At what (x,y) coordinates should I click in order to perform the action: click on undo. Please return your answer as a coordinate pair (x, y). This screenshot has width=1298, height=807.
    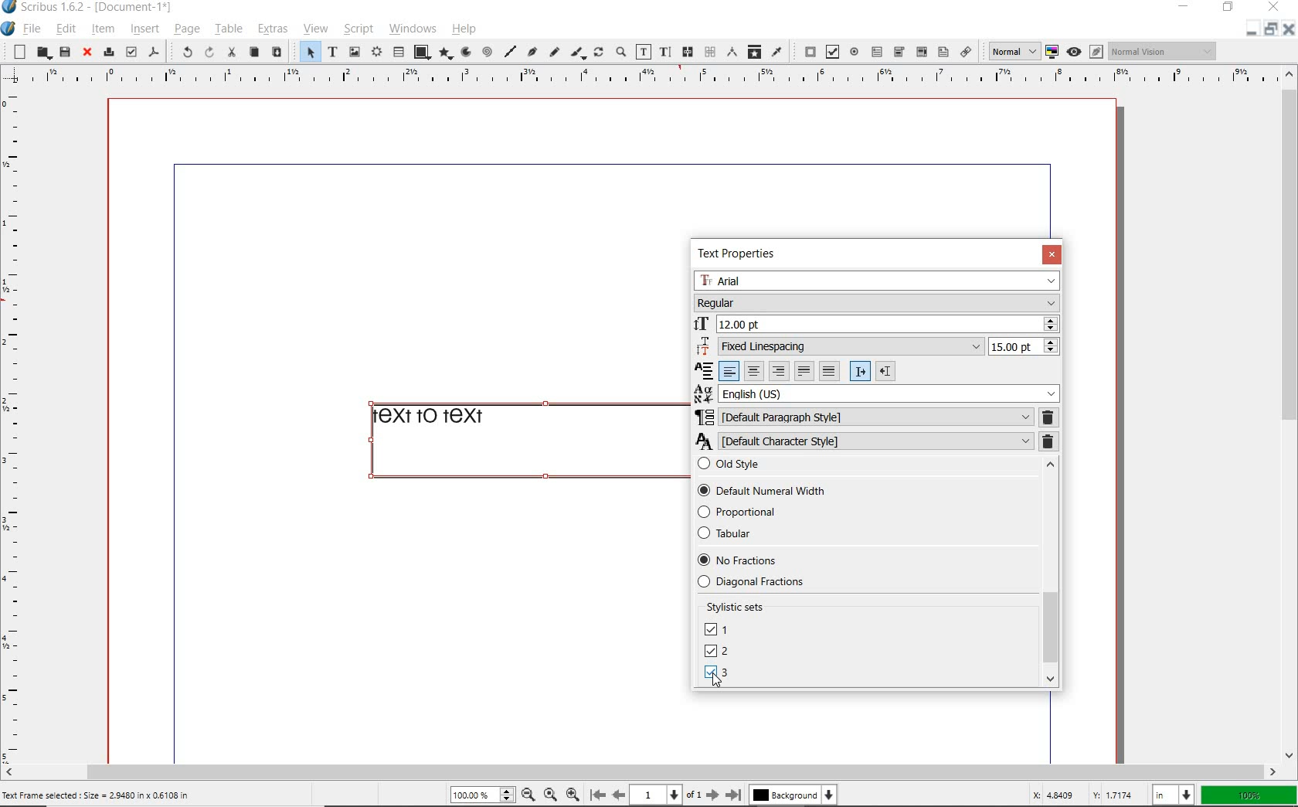
    Looking at the image, I should click on (181, 51).